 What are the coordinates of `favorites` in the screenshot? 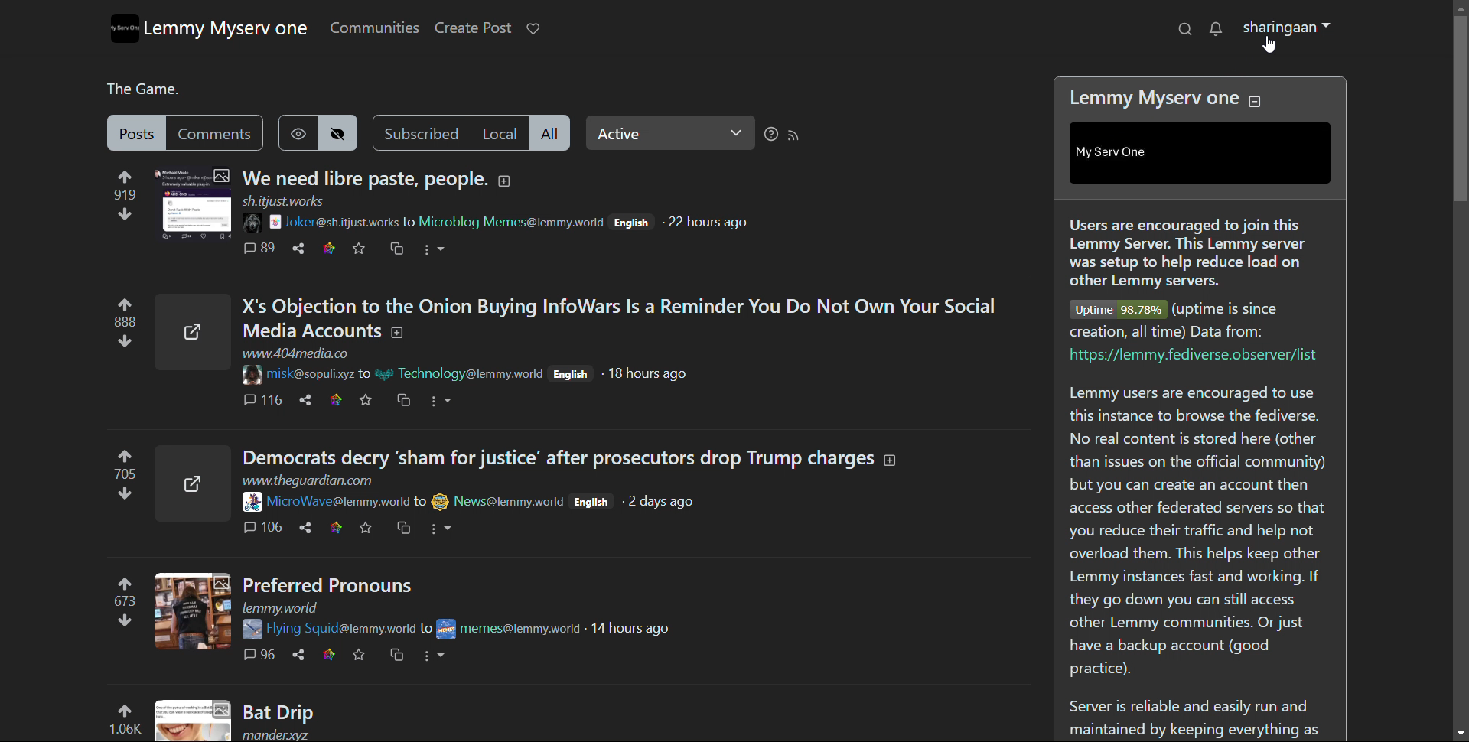 It's located at (360, 249).